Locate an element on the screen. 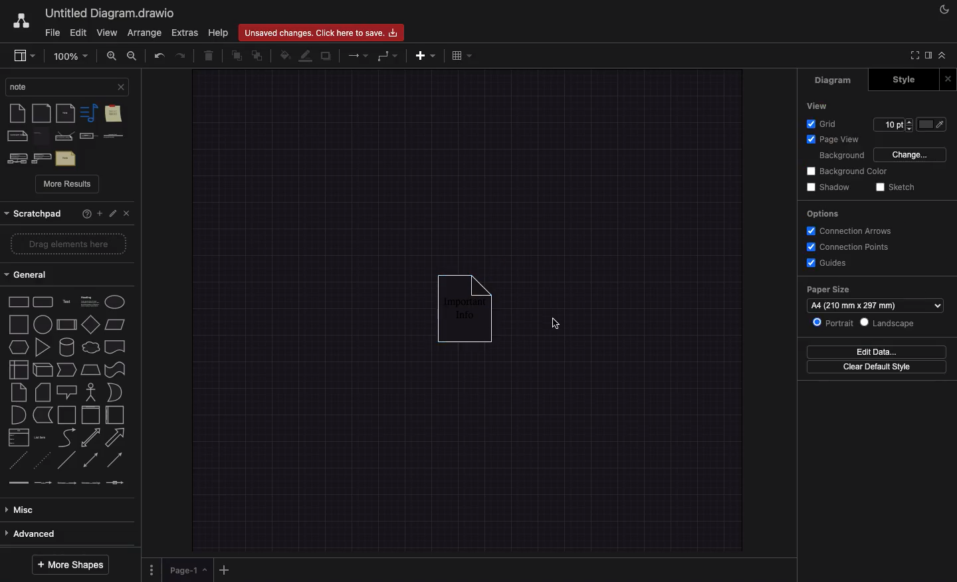  Draw.io logo is located at coordinates (23, 21).